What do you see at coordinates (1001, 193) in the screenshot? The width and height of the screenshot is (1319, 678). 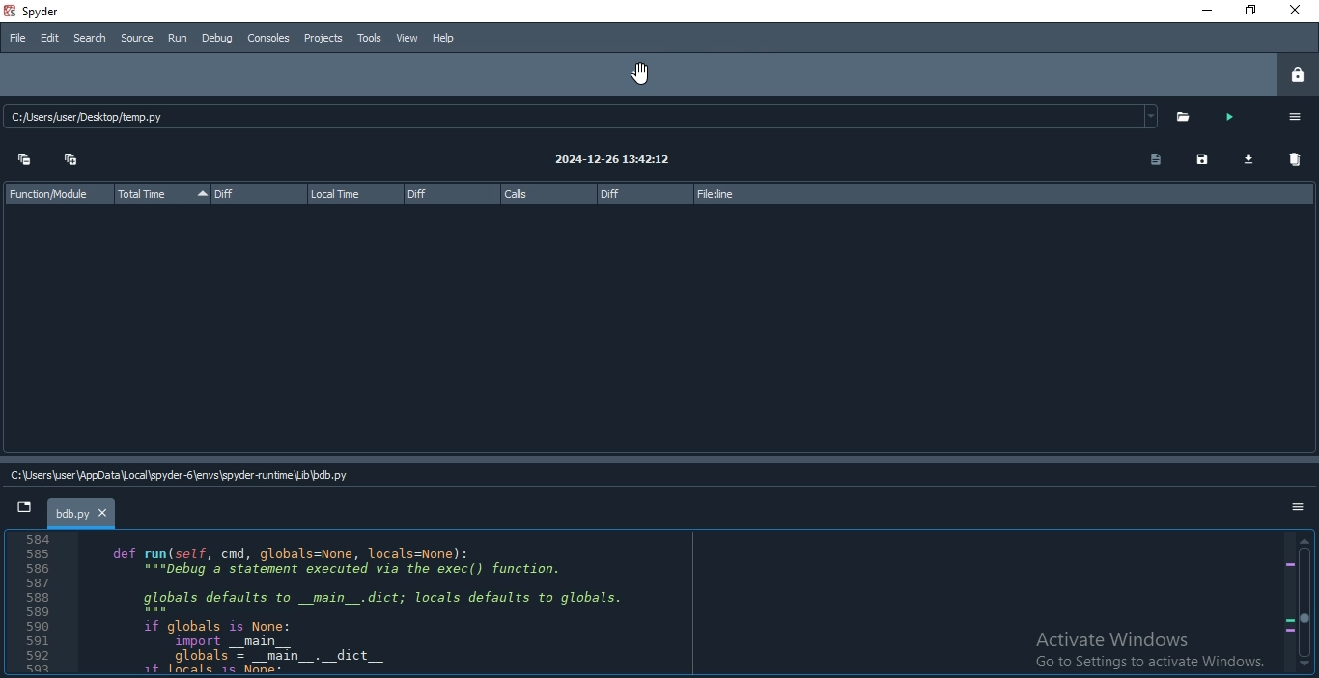 I see `file:line` at bounding box center [1001, 193].